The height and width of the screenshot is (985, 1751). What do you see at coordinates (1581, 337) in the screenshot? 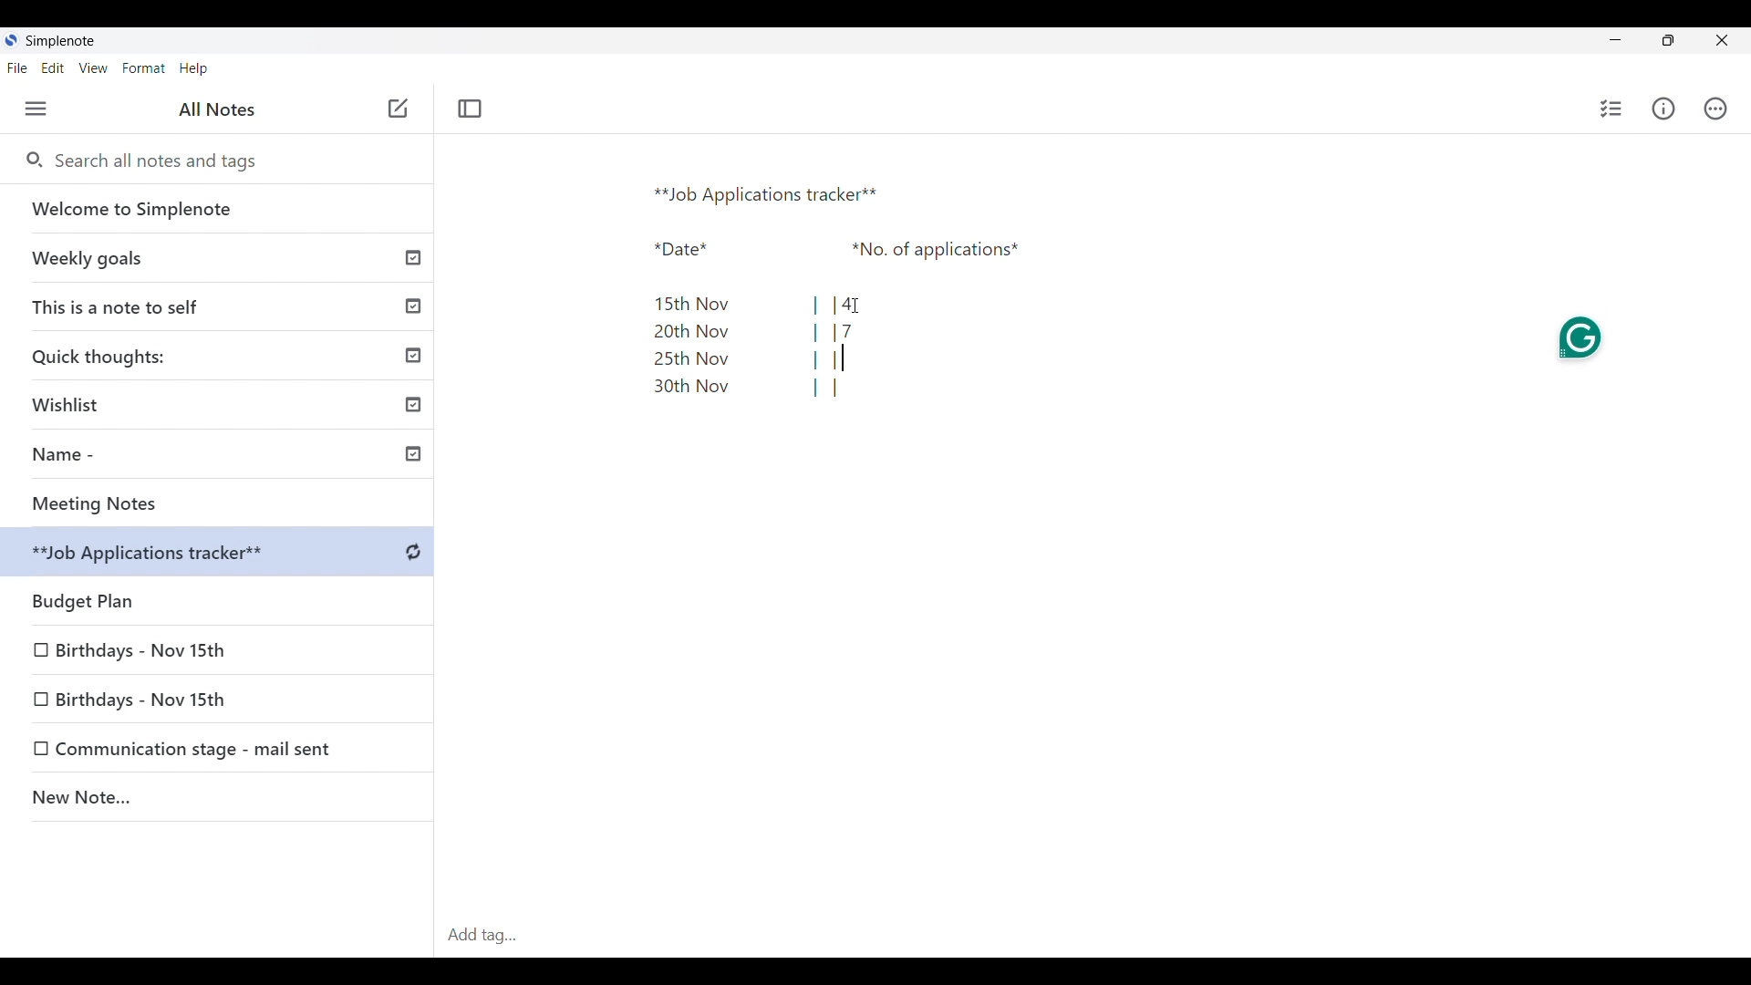
I see `Grammarly extension on` at bounding box center [1581, 337].